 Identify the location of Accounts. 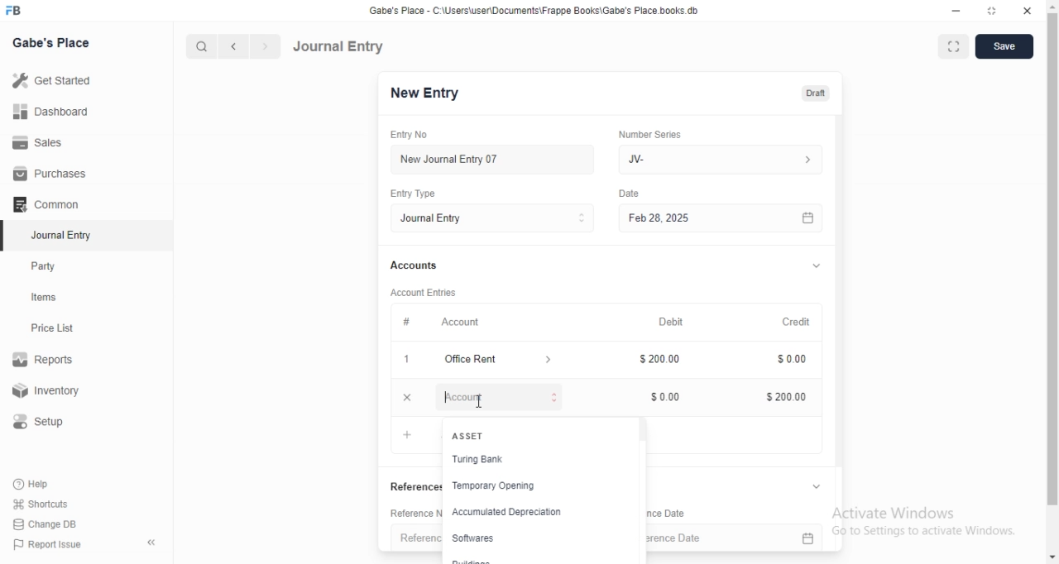
(419, 265).